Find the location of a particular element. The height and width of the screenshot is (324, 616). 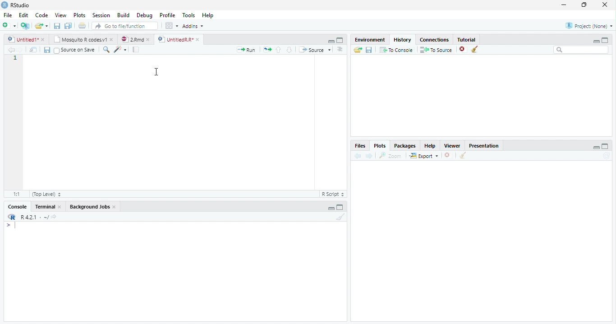

Presentation is located at coordinates (484, 146).